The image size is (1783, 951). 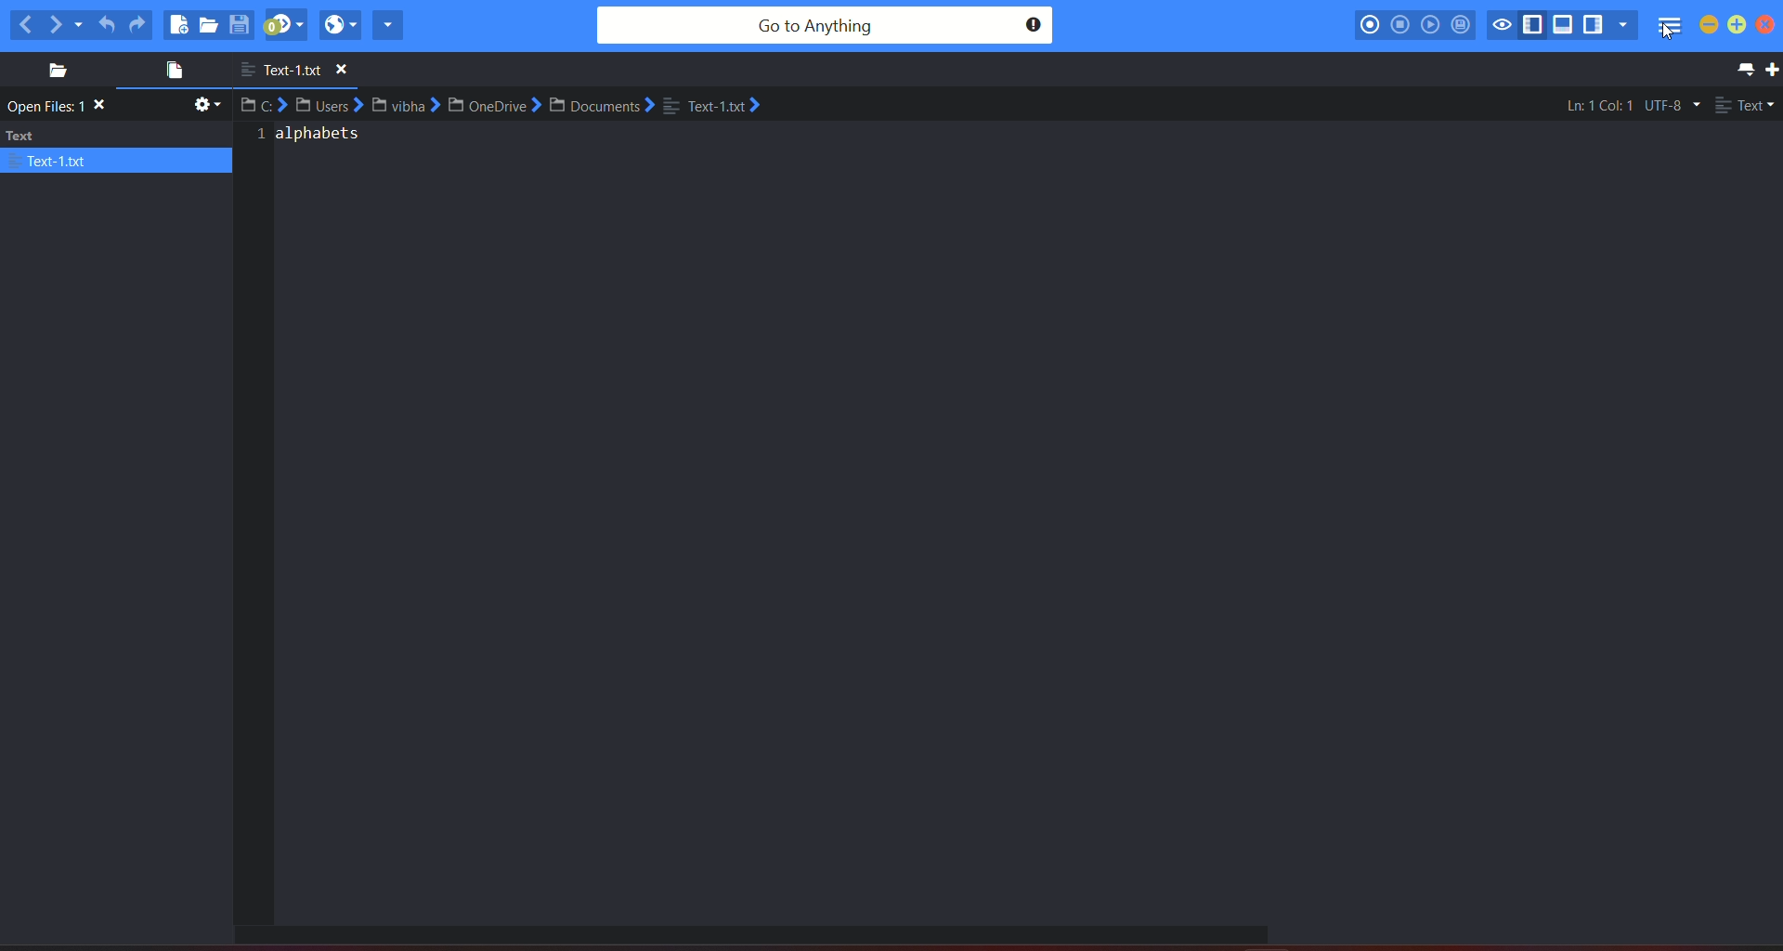 I want to click on stop recording, so click(x=1399, y=24).